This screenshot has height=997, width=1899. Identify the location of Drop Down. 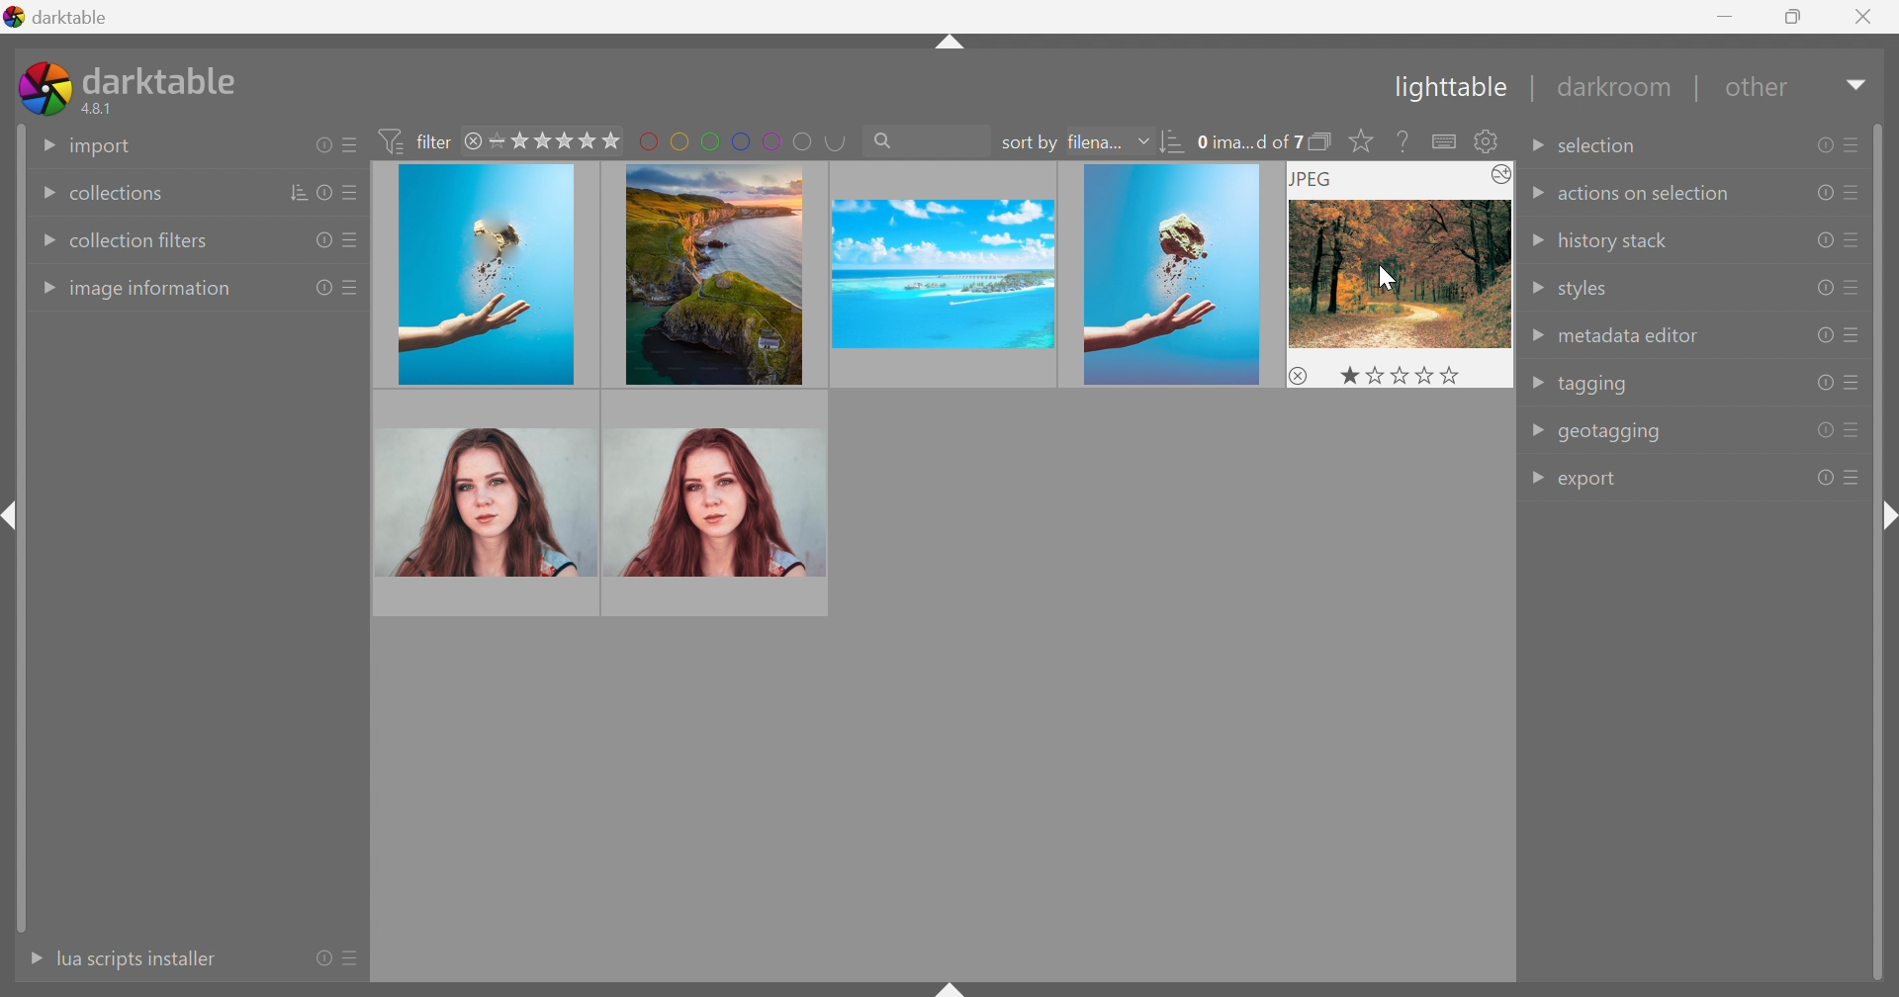
(45, 289).